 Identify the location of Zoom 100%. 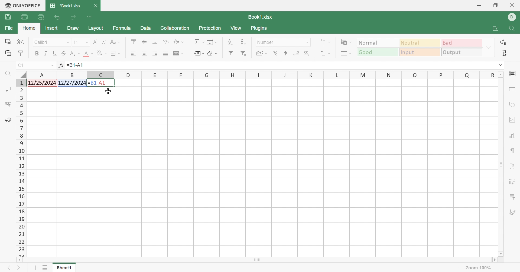
(480, 268).